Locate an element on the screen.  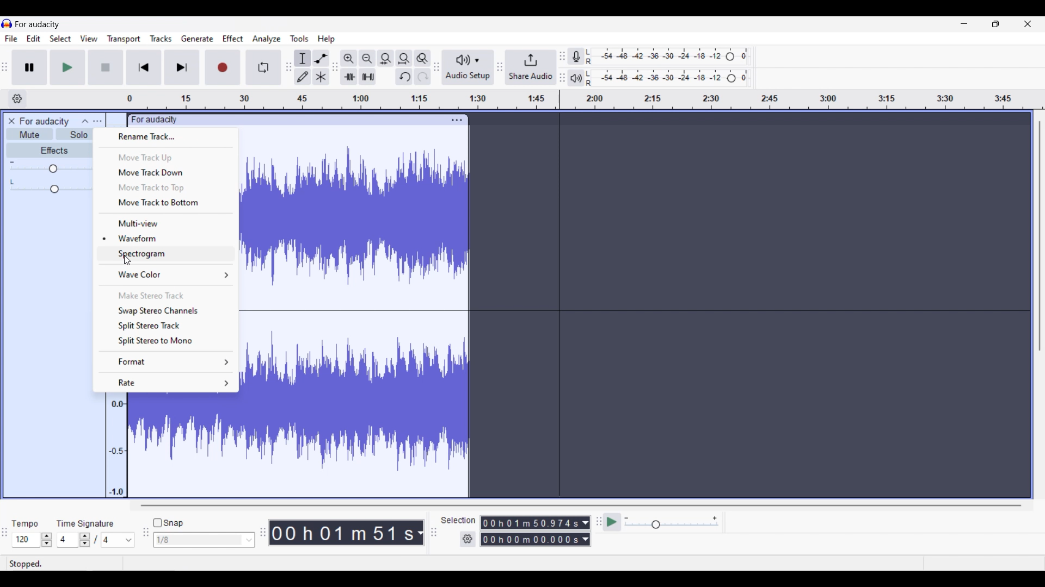
Software logo is located at coordinates (7, 23).